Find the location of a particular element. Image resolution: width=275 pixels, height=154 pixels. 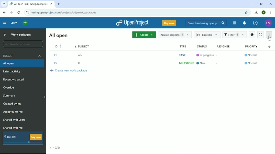

5 days left is located at coordinates (23, 138).